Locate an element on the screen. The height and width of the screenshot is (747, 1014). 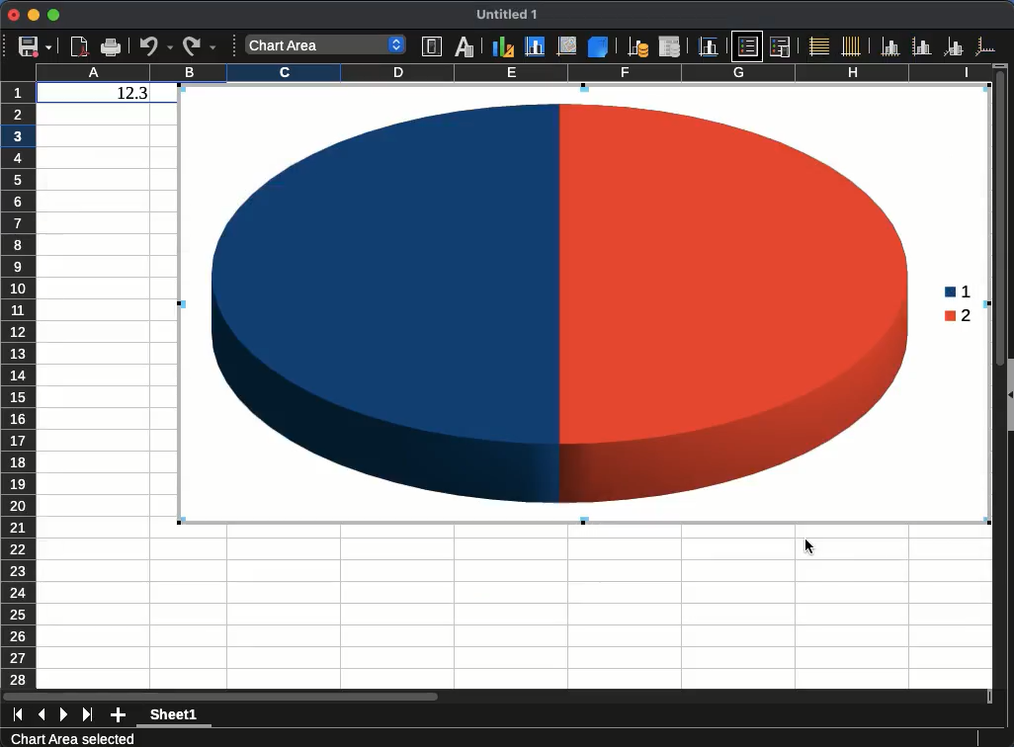
Character is located at coordinates (465, 45).